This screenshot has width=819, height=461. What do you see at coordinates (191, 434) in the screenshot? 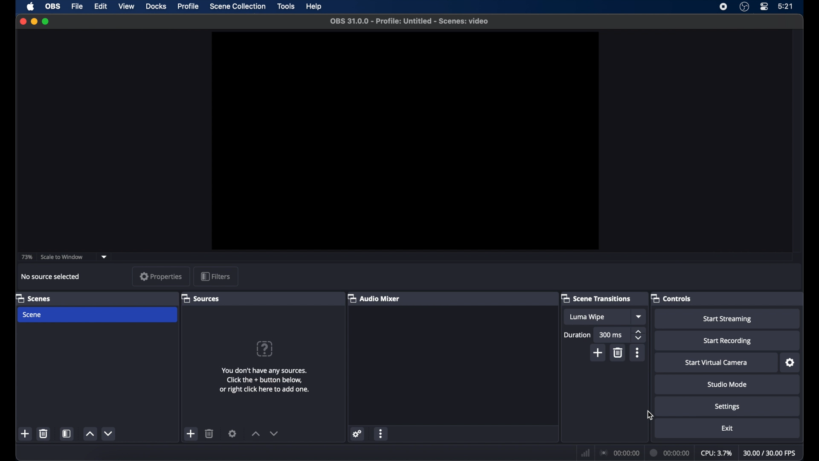
I see `add` at bounding box center [191, 434].